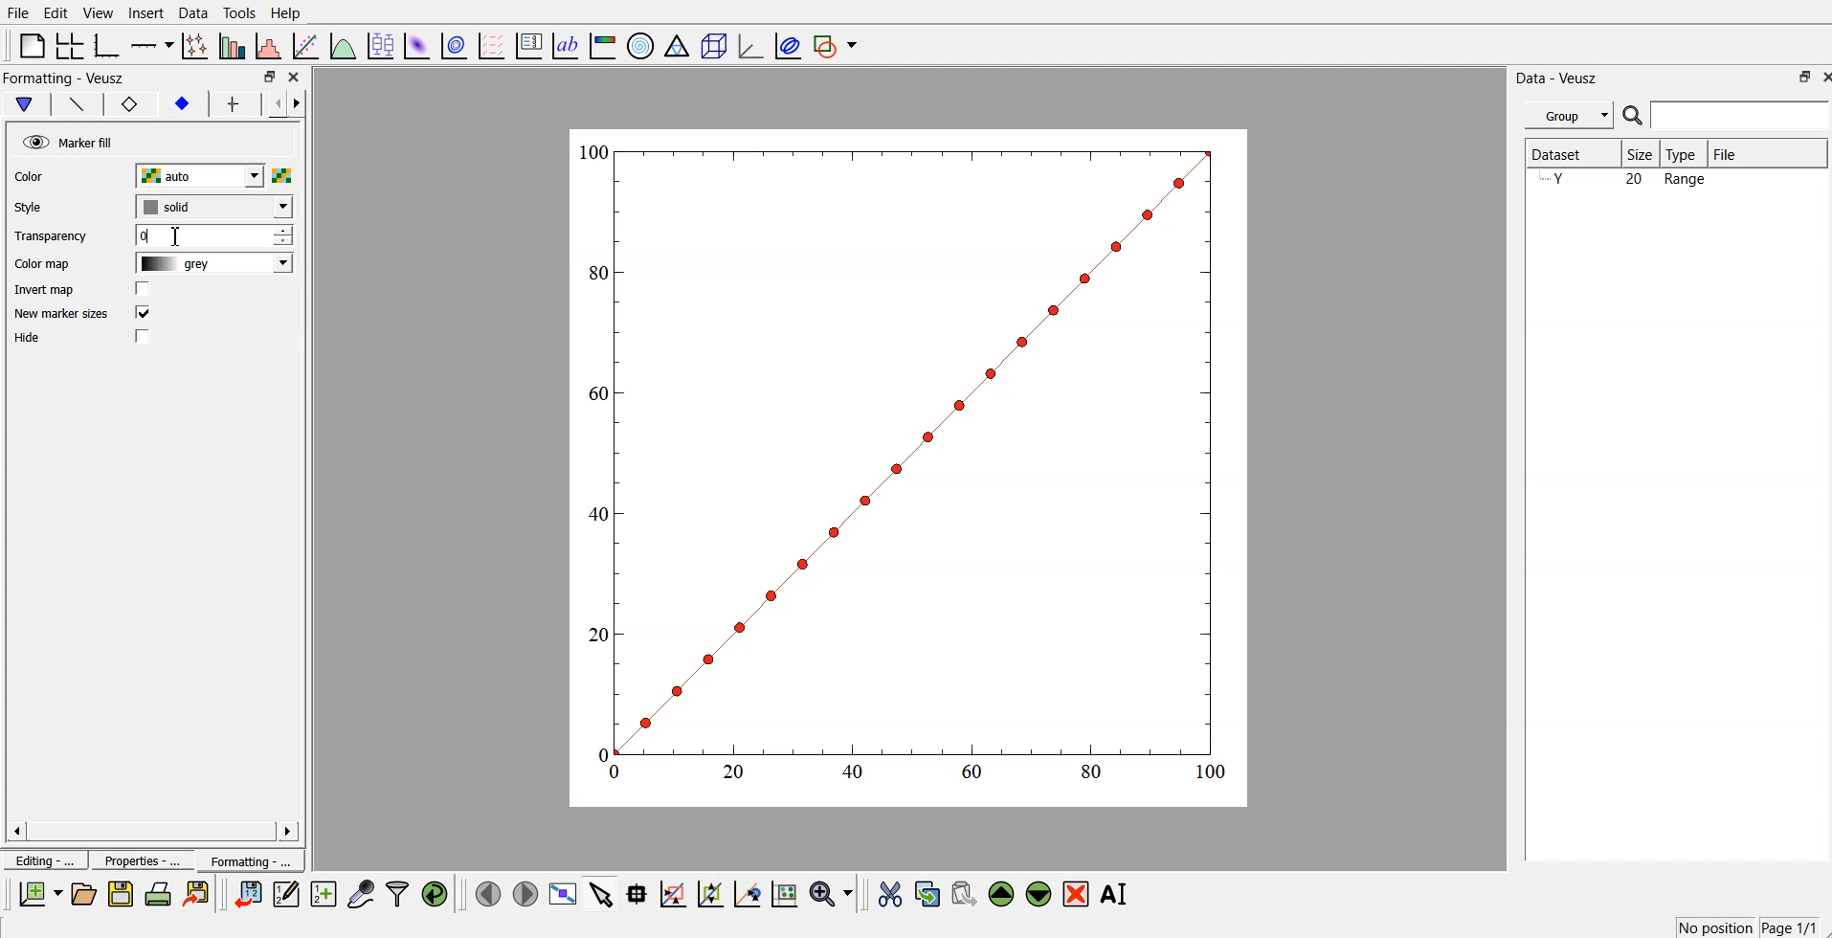 The image size is (1832, 938). What do you see at coordinates (144, 13) in the screenshot?
I see `Insert` at bounding box center [144, 13].